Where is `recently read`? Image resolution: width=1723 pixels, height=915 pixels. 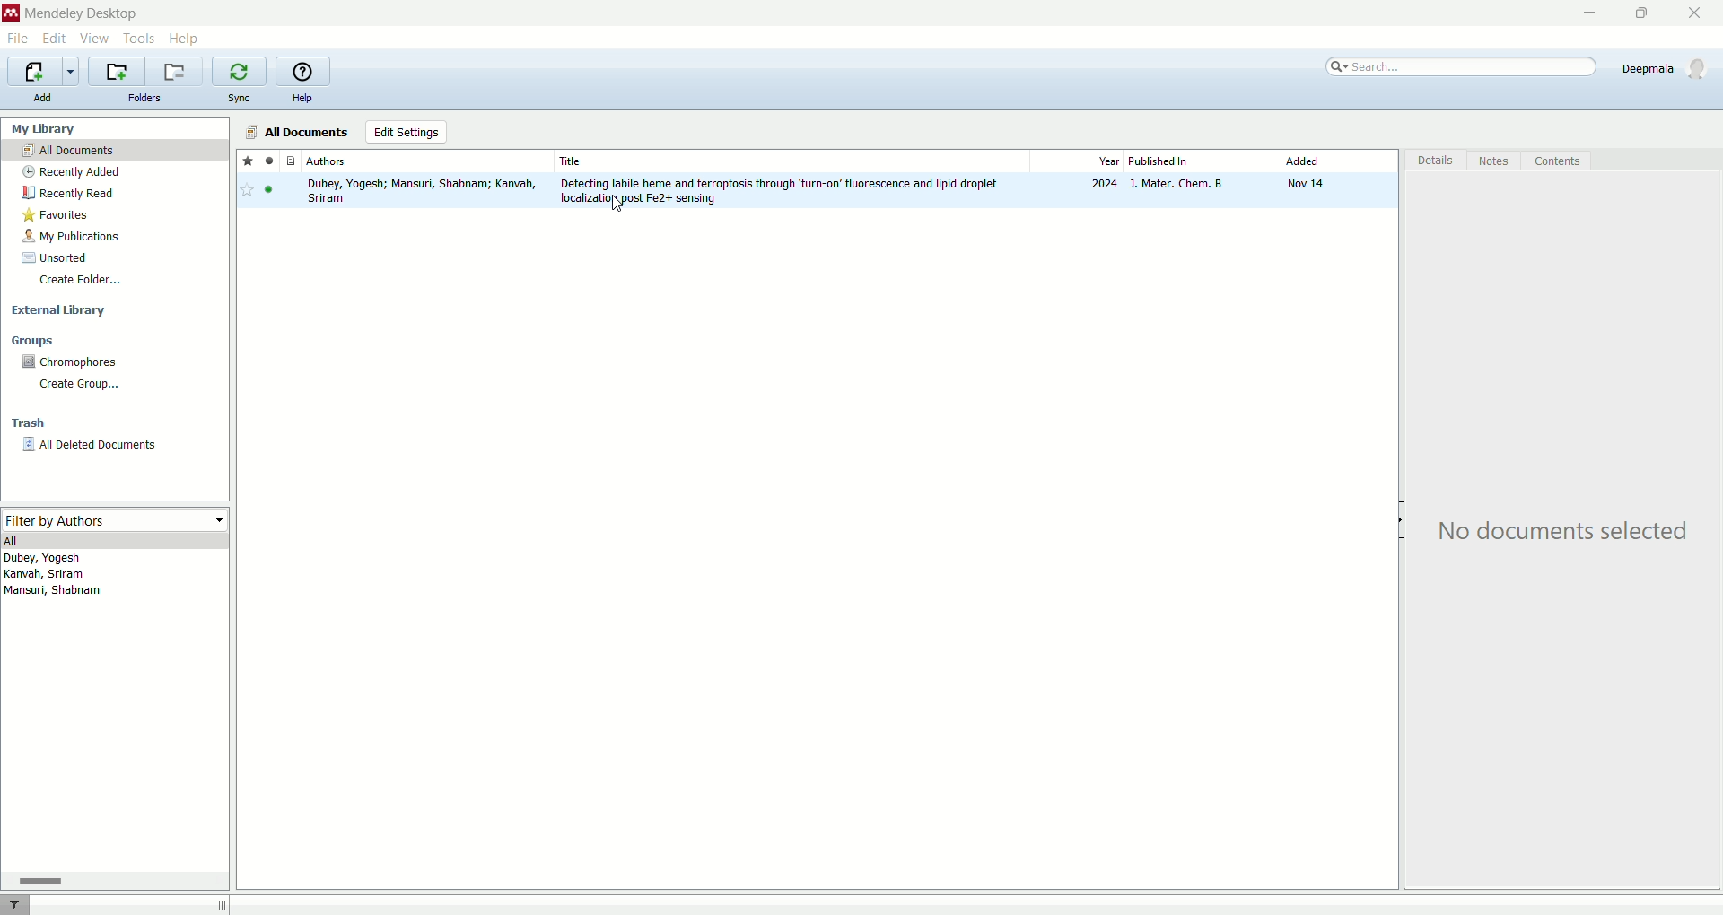
recently read is located at coordinates (68, 195).